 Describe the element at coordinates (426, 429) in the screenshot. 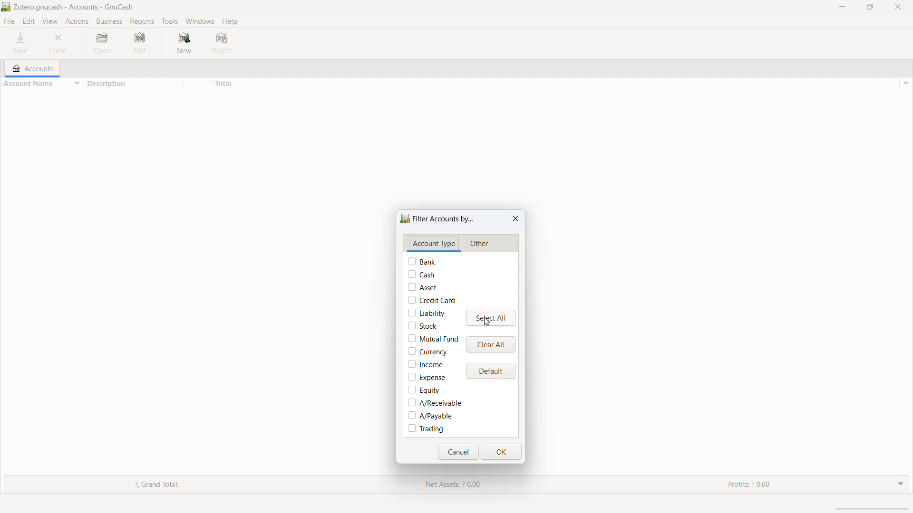

I see `trading` at that location.